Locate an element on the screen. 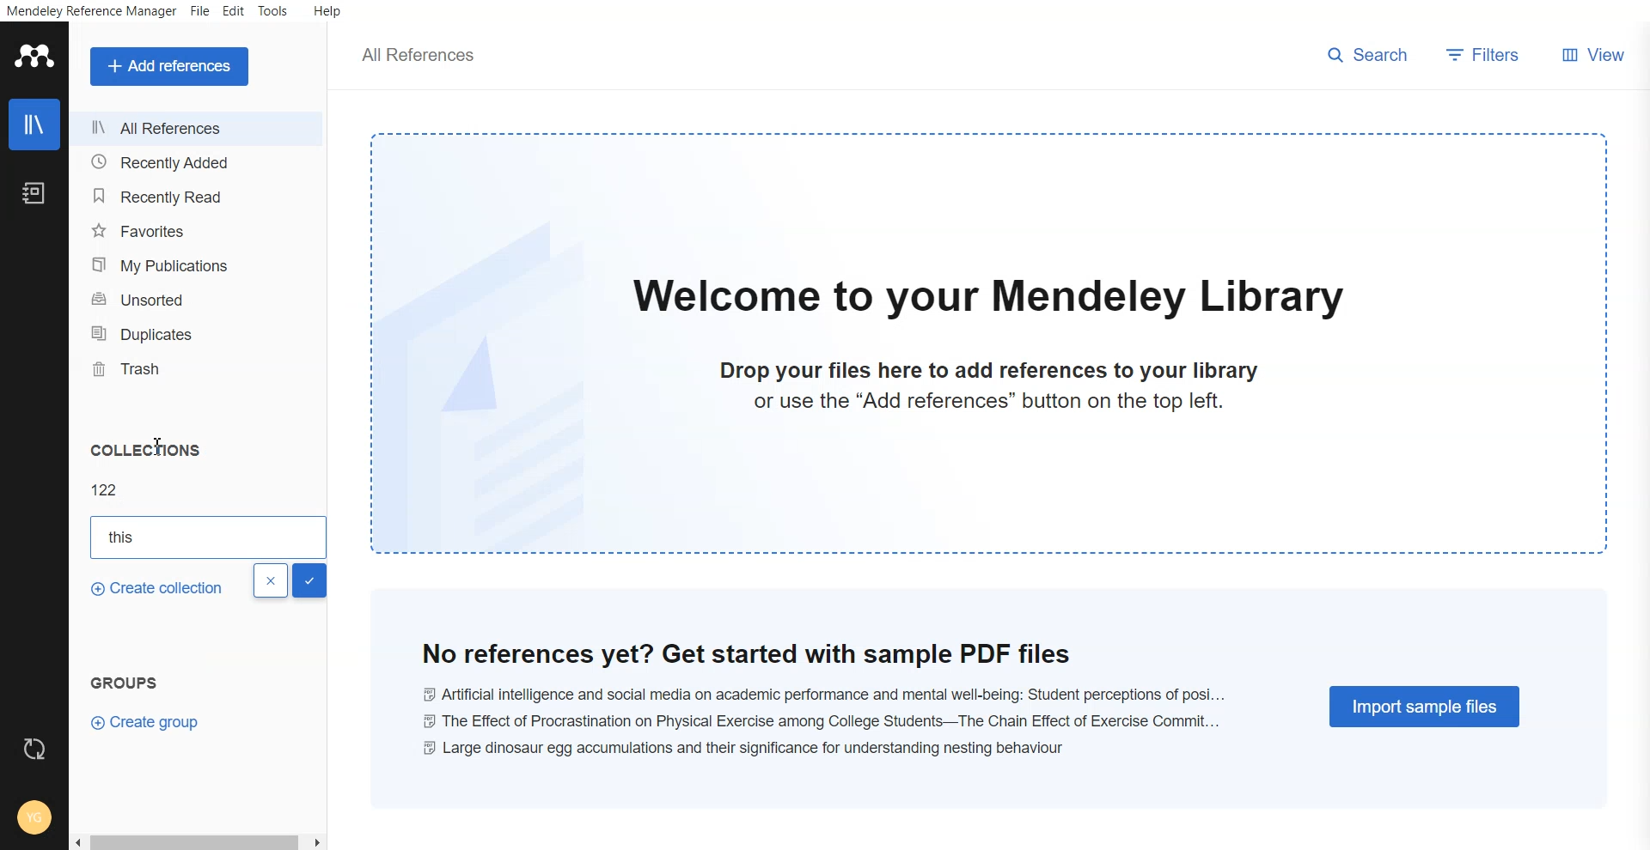 This screenshot has width=1650, height=850. Scroll bar is located at coordinates (196, 842).